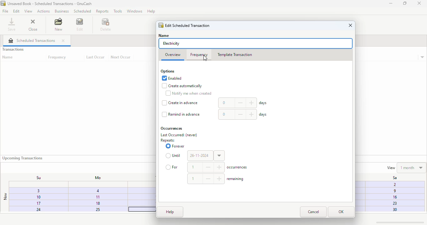 This screenshot has height=225, width=427. Describe the element at coordinates (58, 24) in the screenshot. I see `new` at that location.